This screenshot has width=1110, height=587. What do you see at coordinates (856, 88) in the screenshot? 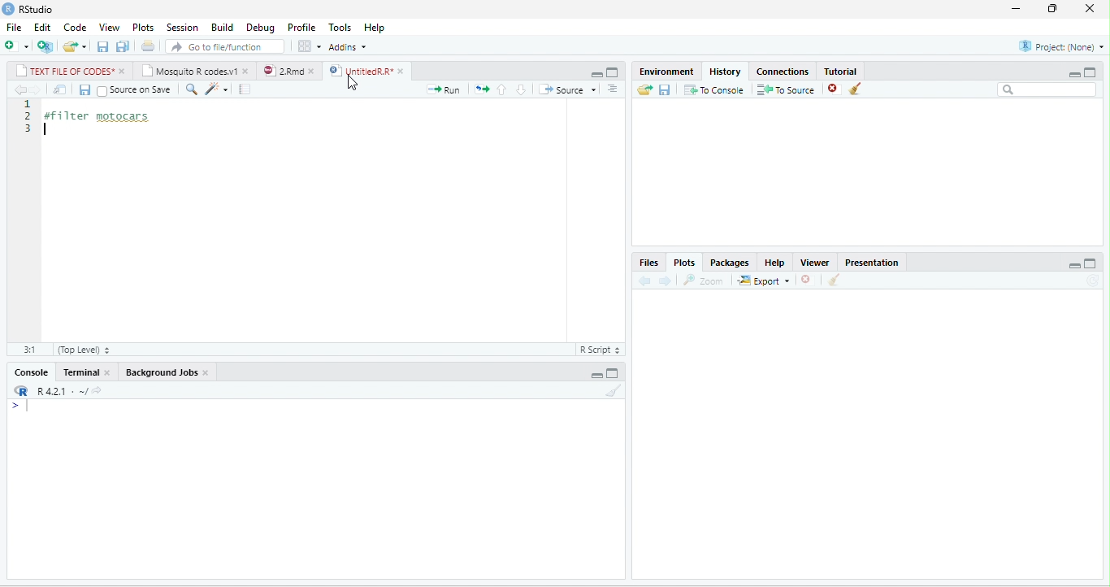
I see `clear` at bounding box center [856, 88].